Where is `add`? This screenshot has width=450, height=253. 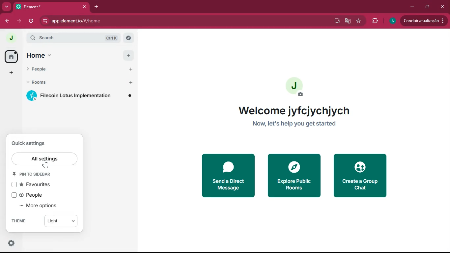 add is located at coordinates (10, 73).